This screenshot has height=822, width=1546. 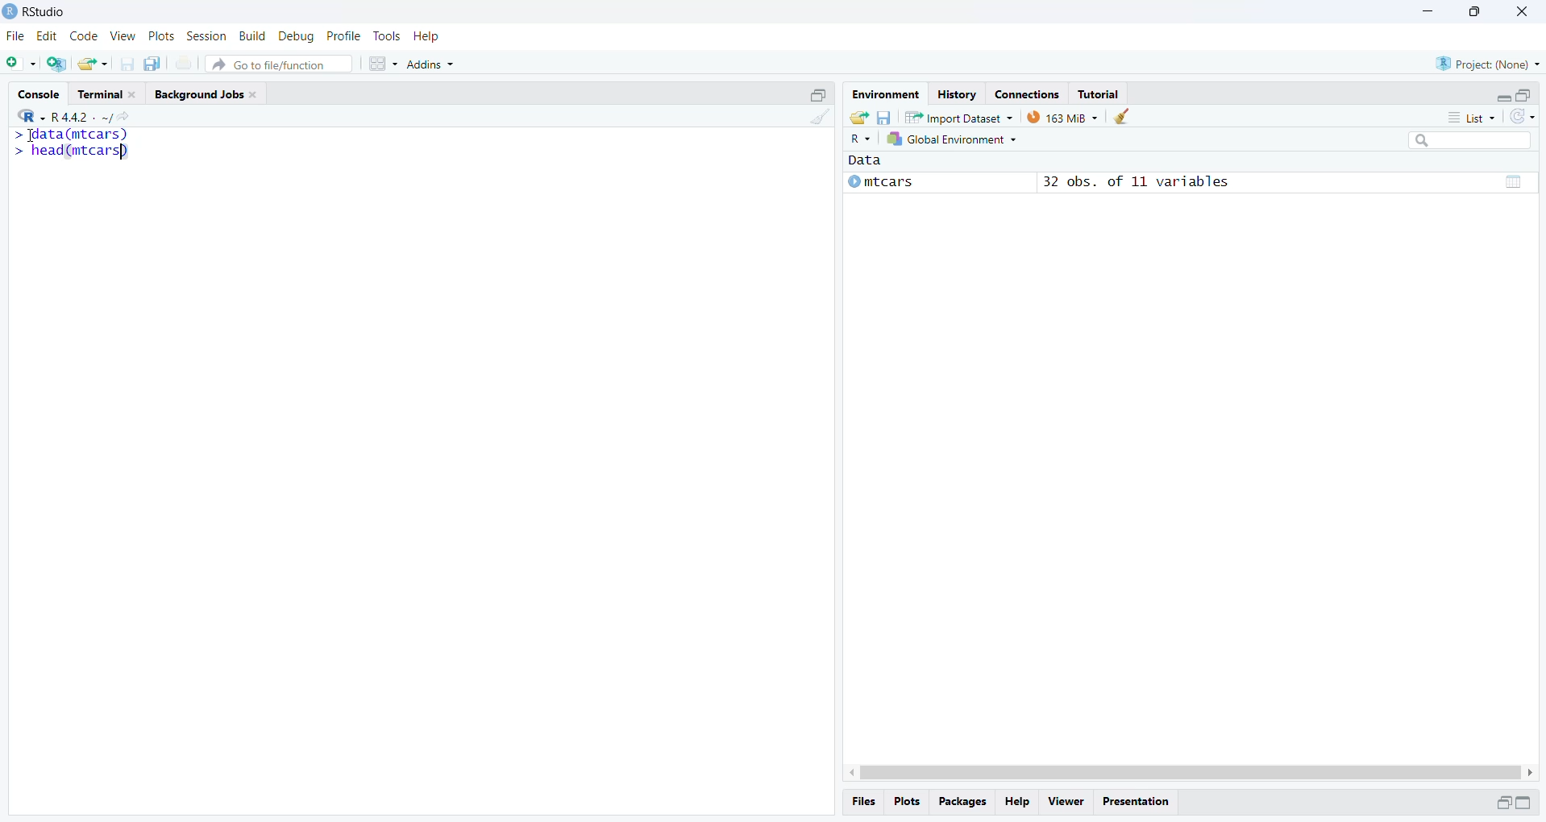 What do you see at coordinates (71, 135) in the screenshot?
I see `> data(mtcars)` at bounding box center [71, 135].